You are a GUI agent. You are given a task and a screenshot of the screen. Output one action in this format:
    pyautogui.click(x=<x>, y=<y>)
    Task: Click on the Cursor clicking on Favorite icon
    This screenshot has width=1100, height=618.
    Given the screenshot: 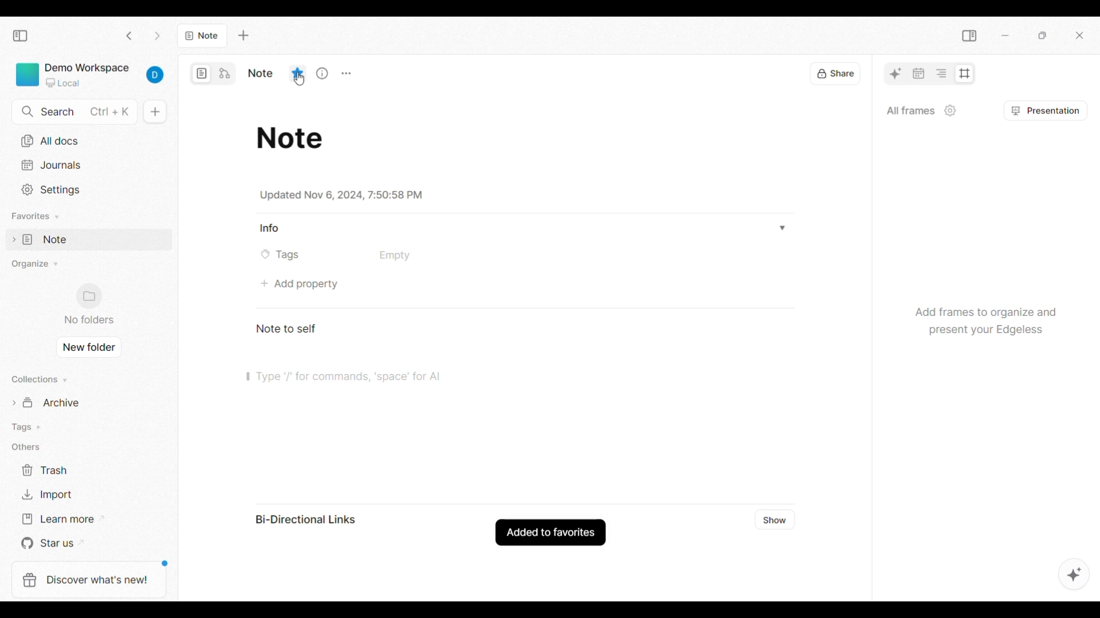 What is the action you would take?
    pyautogui.click(x=301, y=79)
    